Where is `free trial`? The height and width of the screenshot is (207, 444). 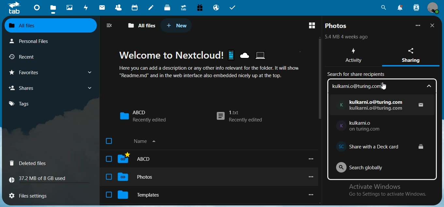
free trial is located at coordinates (200, 8).